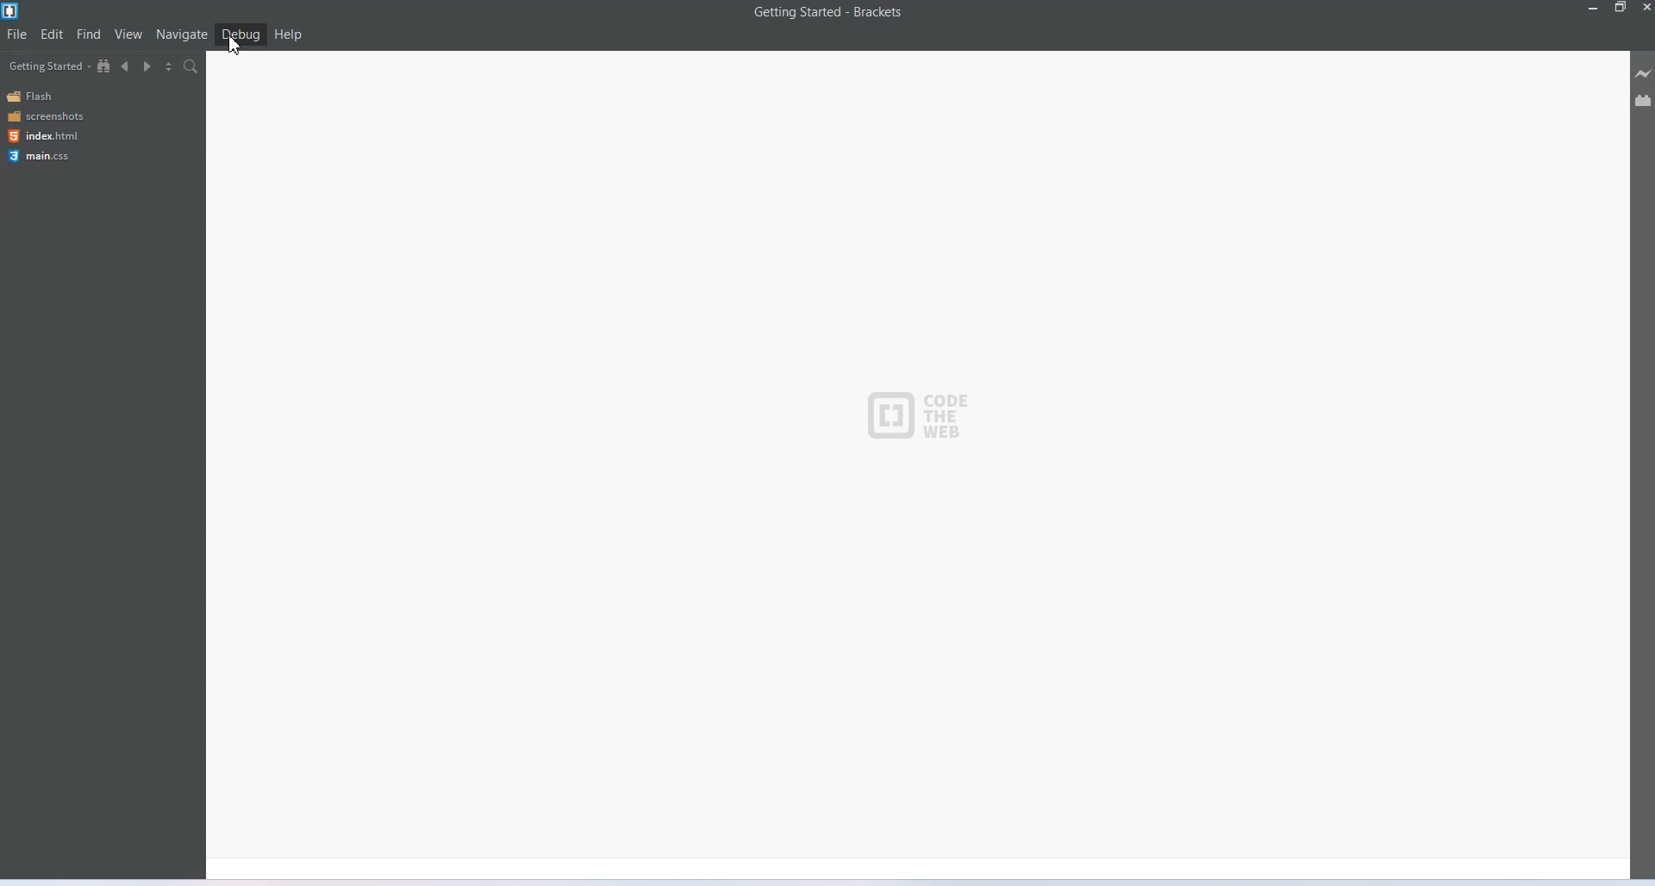 Image resolution: width=1655 pixels, height=886 pixels. What do you see at coordinates (182, 35) in the screenshot?
I see `Navigate` at bounding box center [182, 35].